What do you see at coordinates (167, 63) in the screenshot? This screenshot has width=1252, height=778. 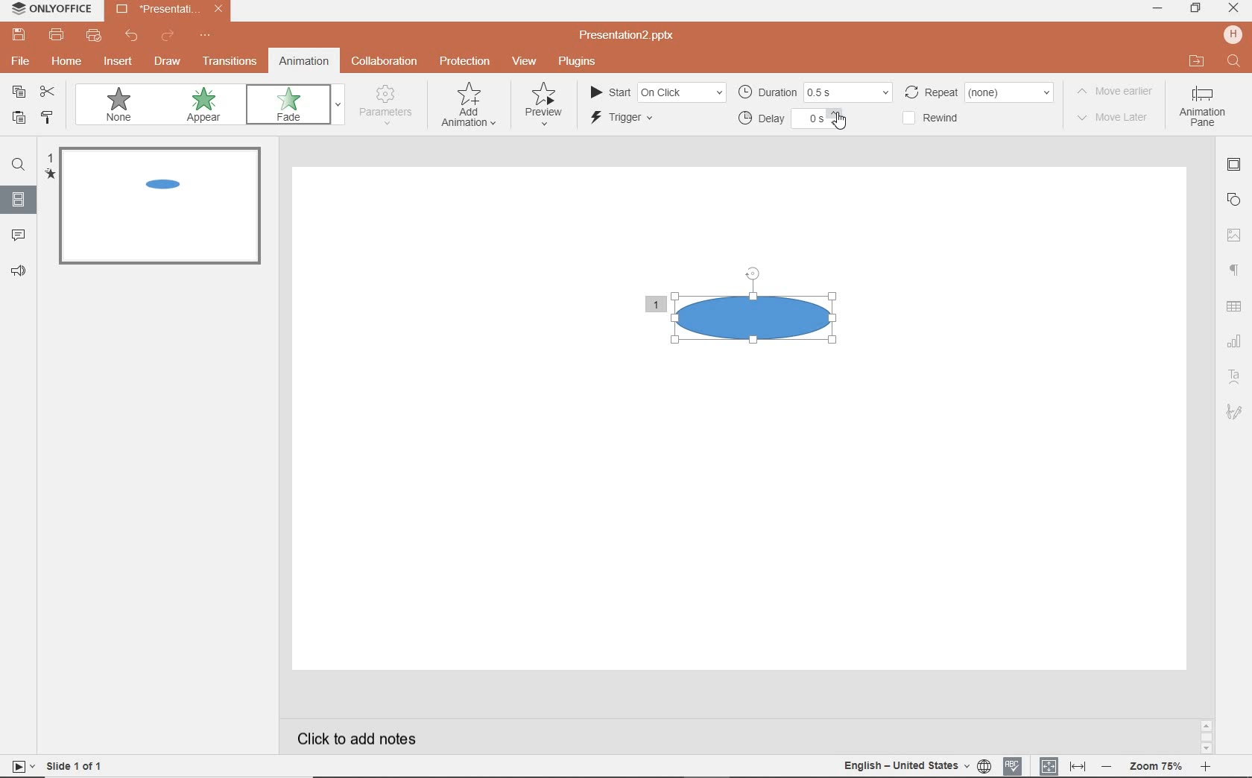 I see `draw` at bounding box center [167, 63].